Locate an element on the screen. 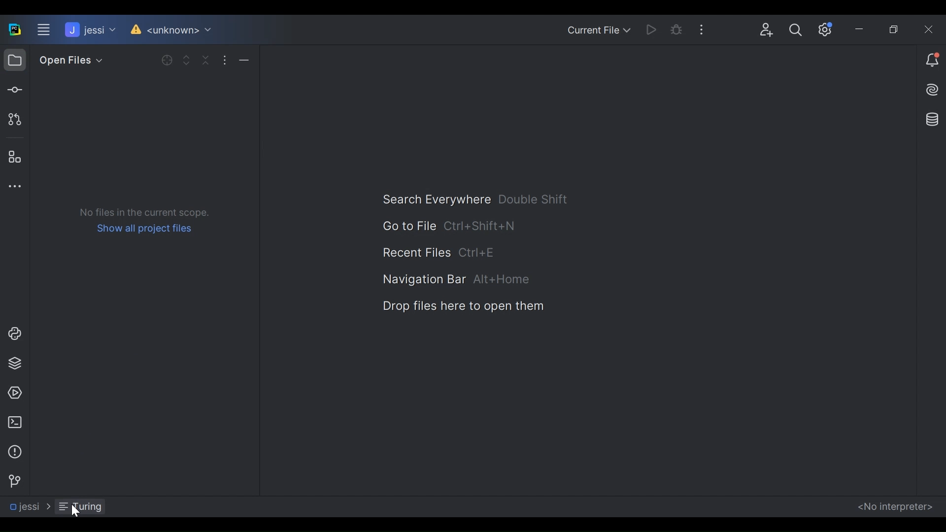  Terminal is located at coordinates (13, 423).